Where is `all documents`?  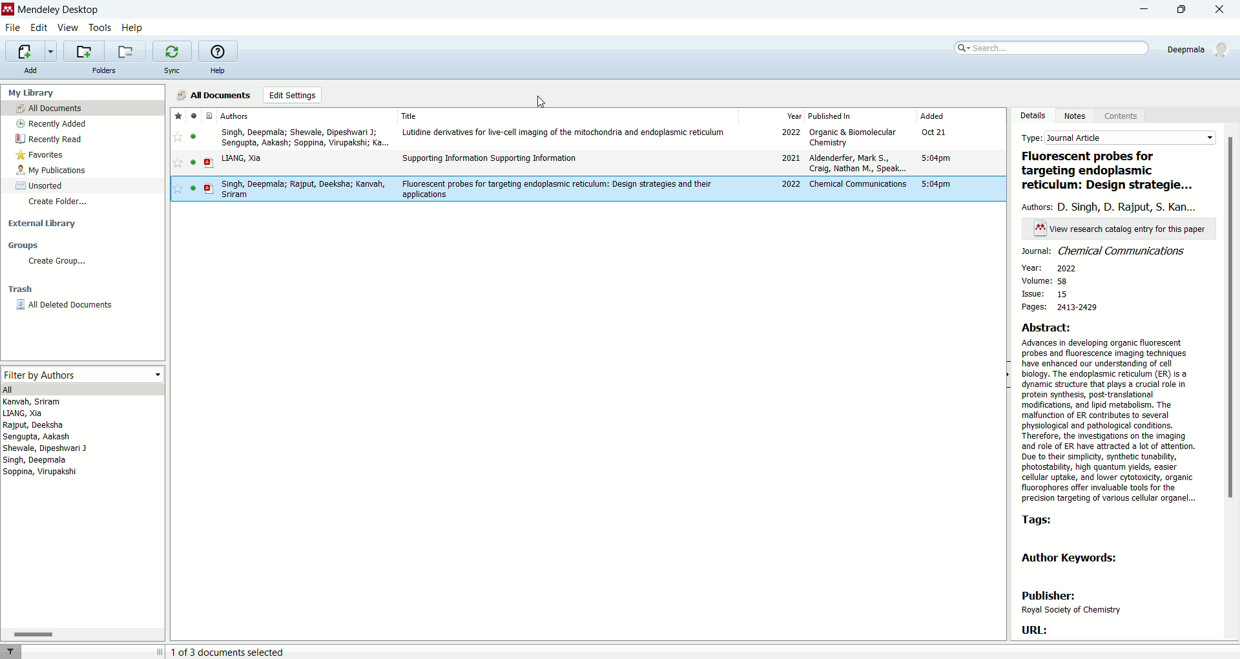
all documents is located at coordinates (214, 94).